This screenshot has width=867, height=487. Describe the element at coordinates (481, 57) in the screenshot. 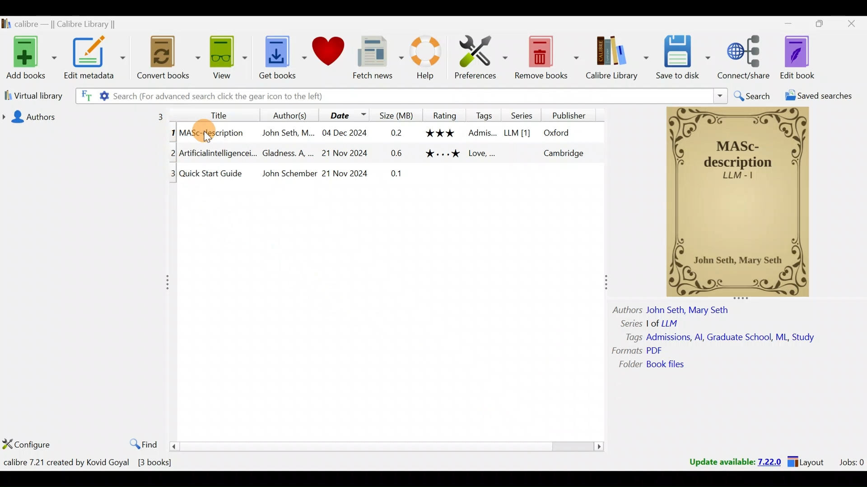

I see `Preferences` at that location.